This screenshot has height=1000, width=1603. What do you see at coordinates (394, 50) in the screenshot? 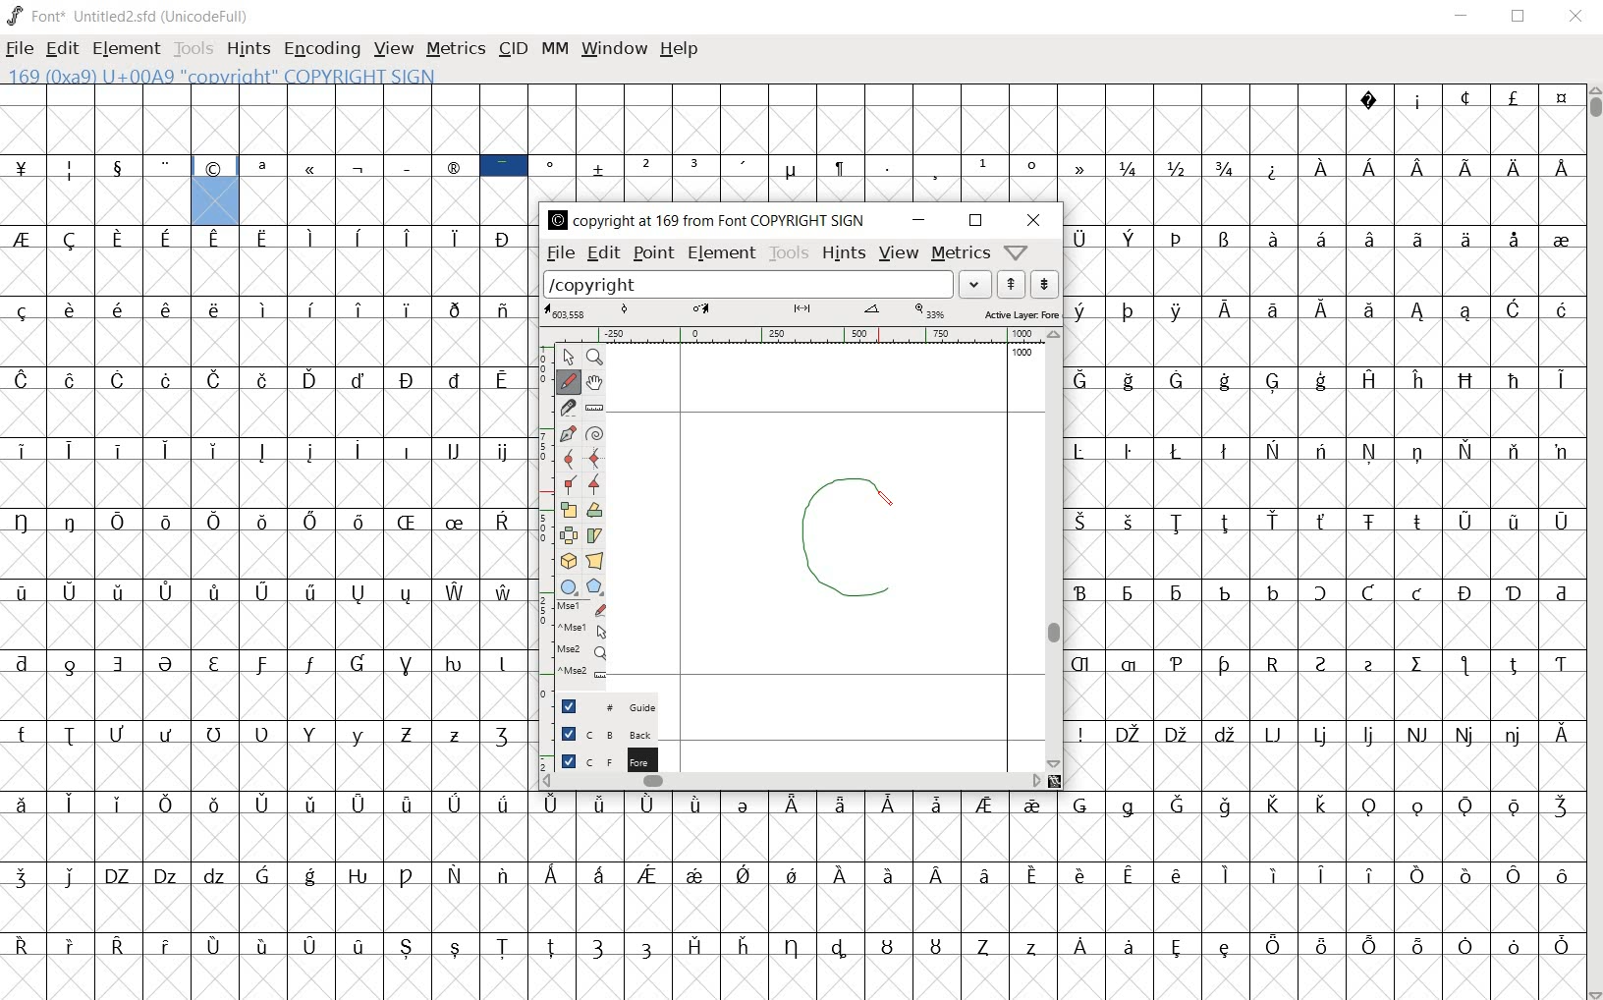
I see `view` at bounding box center [394, 50].